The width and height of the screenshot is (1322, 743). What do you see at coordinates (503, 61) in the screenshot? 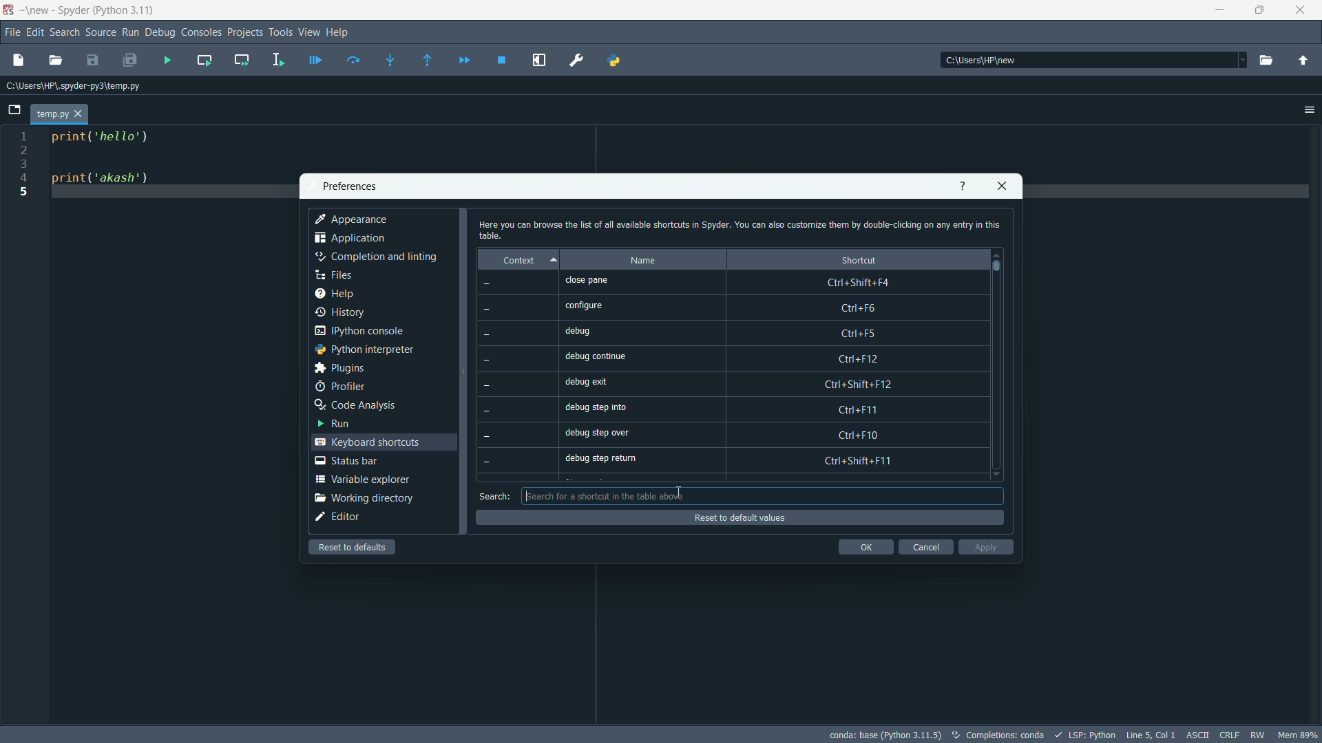
I see `stop debugging` at bounding box center [503, 61].